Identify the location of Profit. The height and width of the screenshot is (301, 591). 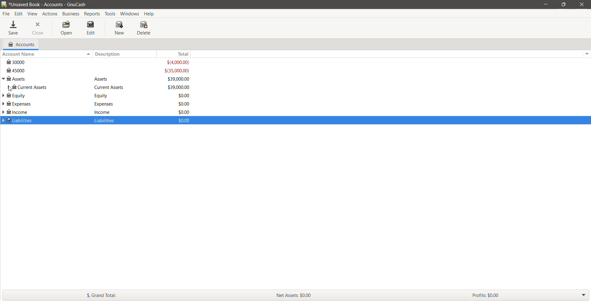
(524, 295).